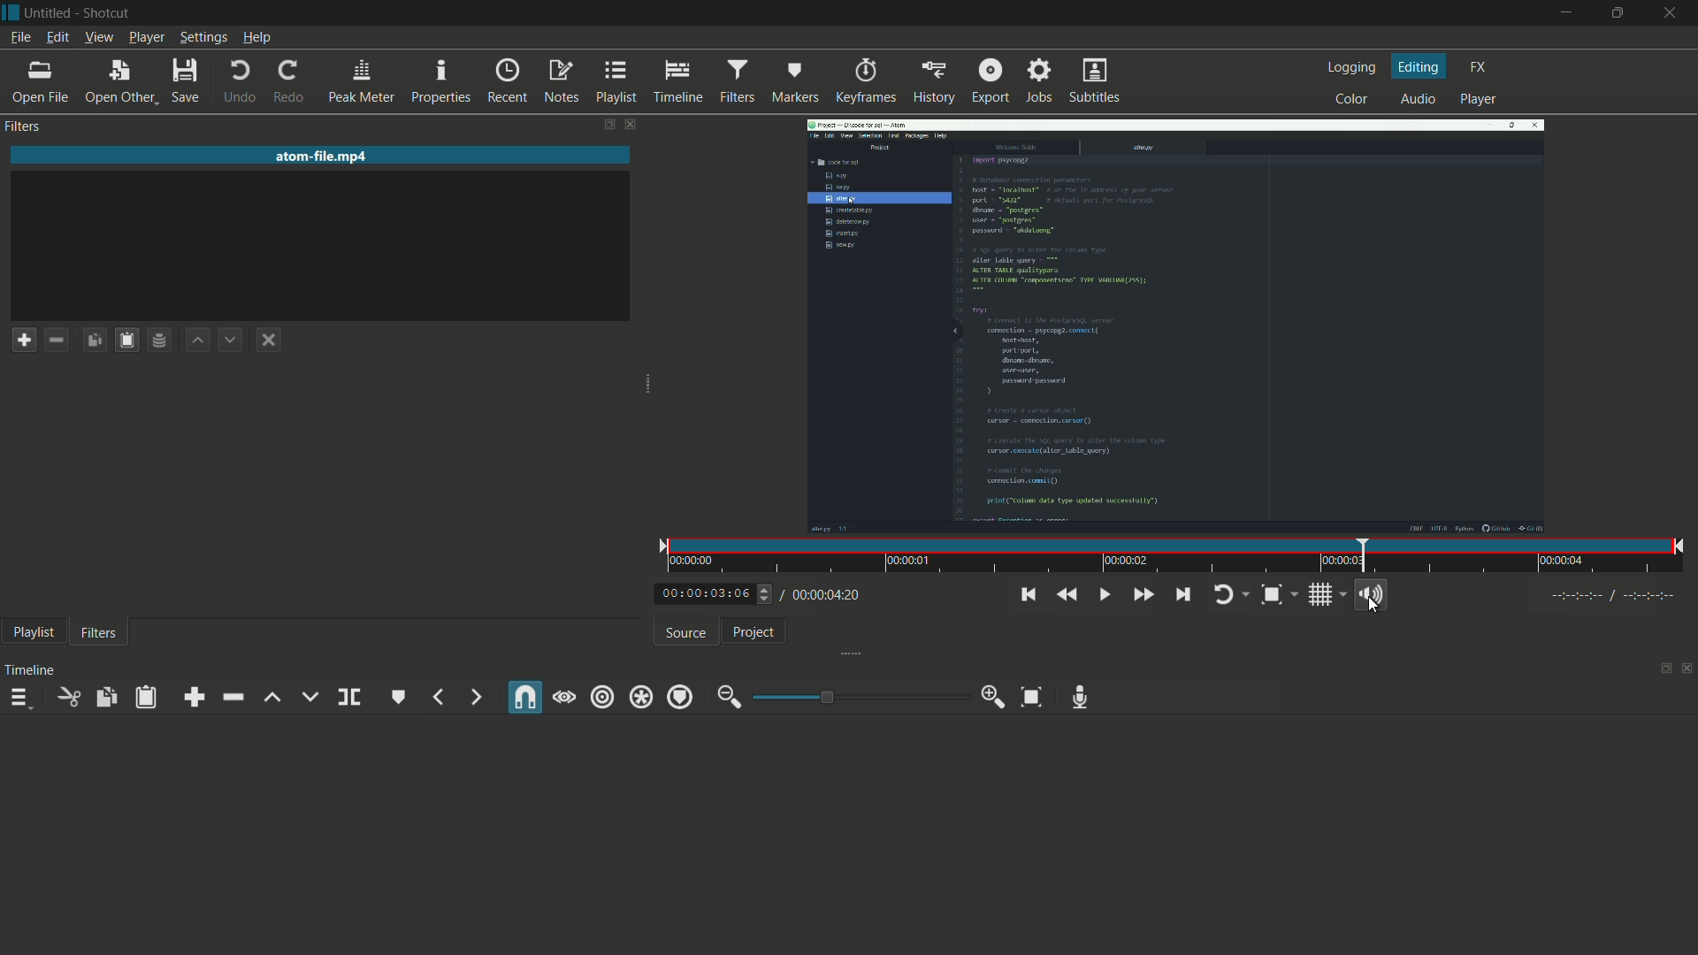  I want to click on jobs, so click(1036, 82).